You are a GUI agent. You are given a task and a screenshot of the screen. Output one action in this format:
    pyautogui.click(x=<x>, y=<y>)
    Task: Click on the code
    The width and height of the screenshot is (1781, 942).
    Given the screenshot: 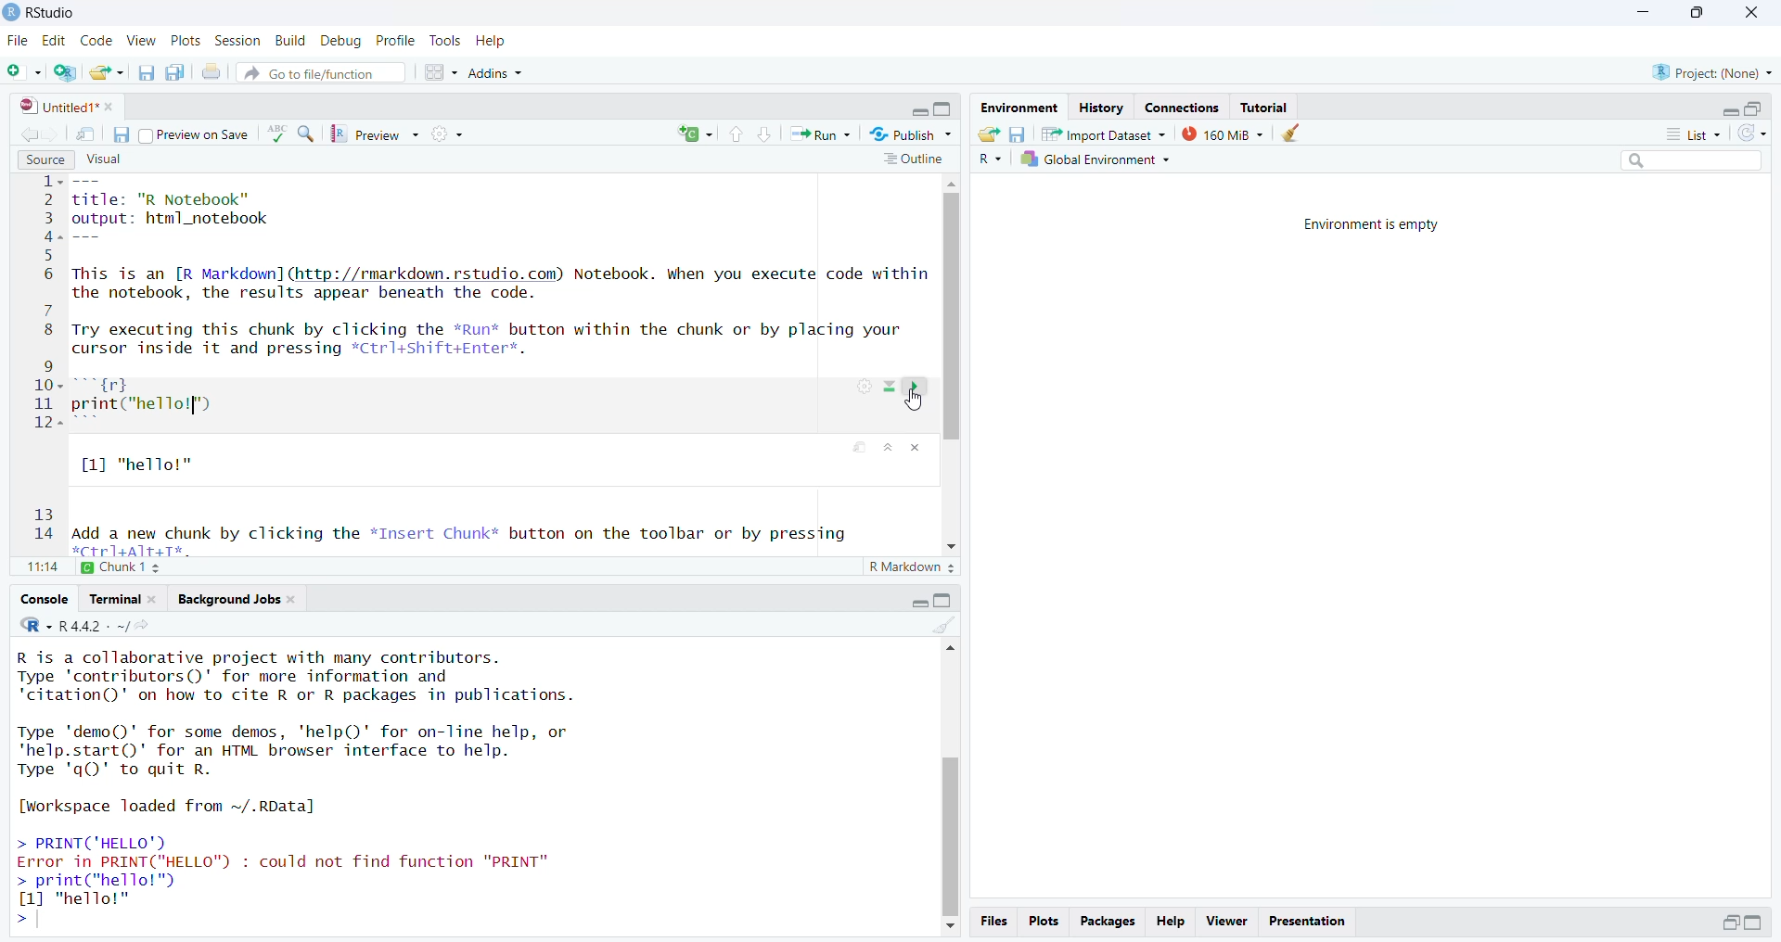 What is the action you would take?
    pyautogui.click(x=98, y=40)
    